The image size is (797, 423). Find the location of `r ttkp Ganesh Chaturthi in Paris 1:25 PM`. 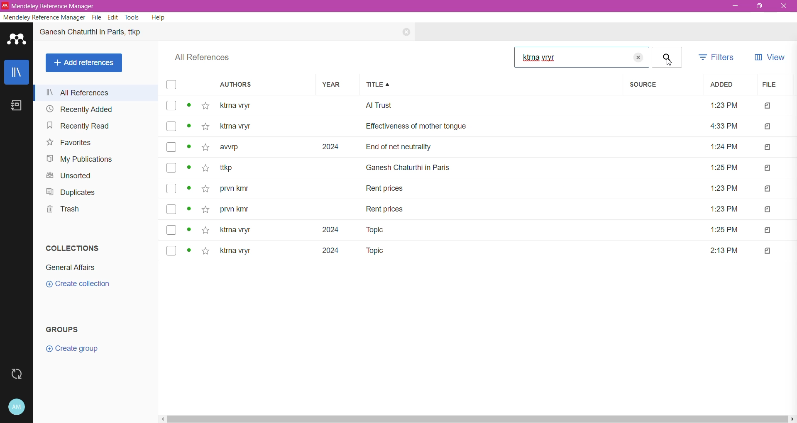

r ttkp Ganesh Chaturthi in Paris 1:25 PM is located at coordinates (479, 168).